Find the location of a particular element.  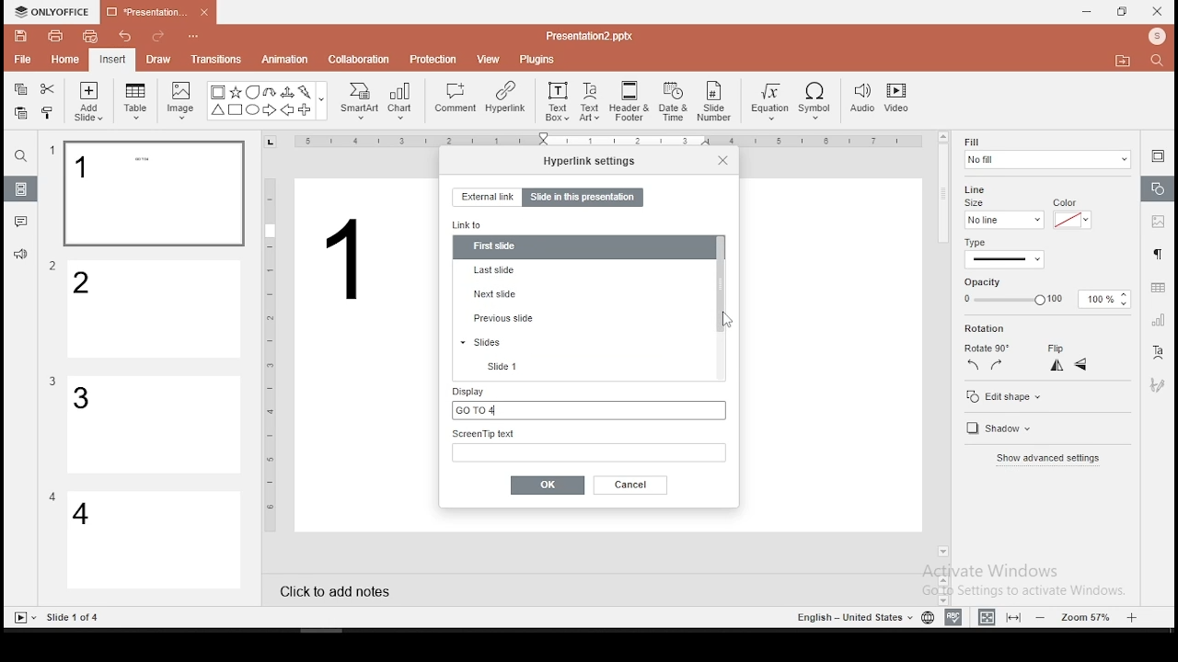

 slide 1 is located at coordinates (510, 365).